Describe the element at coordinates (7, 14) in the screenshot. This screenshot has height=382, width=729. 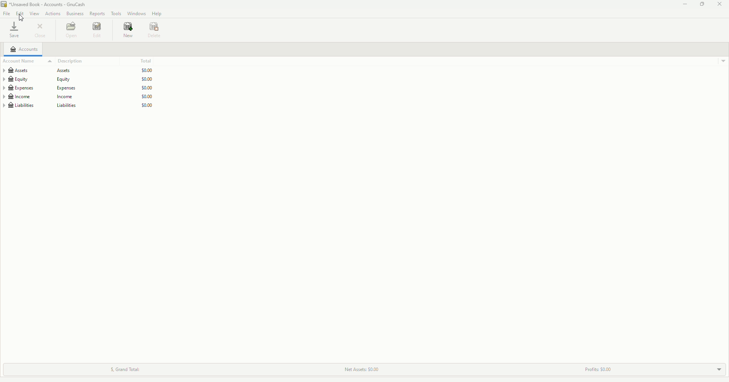
I see `File` at that location.